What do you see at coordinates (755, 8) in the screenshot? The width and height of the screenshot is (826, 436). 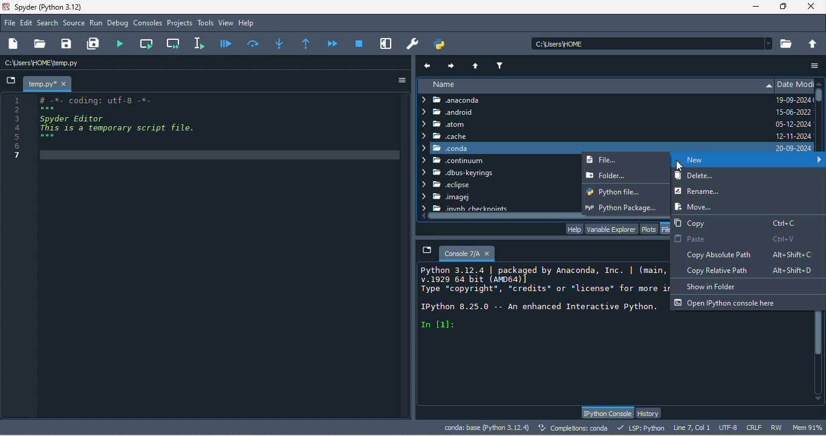 I see `minimize` at bounding box center [755, 8].